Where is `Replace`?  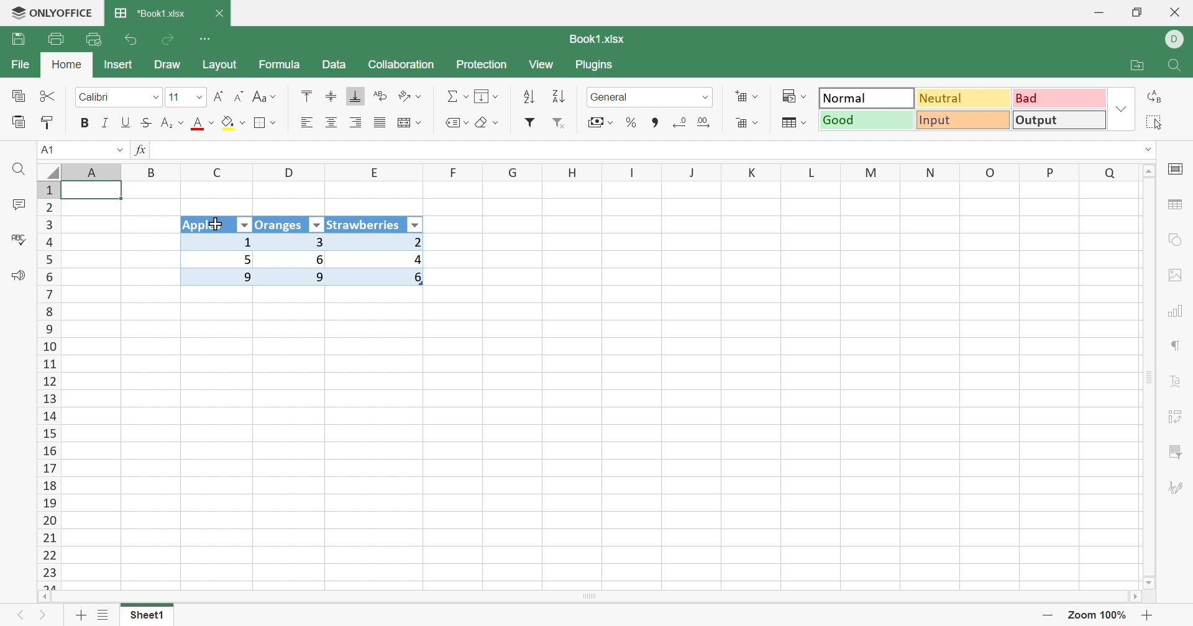 Replace is located at coordinates (1158, 96).